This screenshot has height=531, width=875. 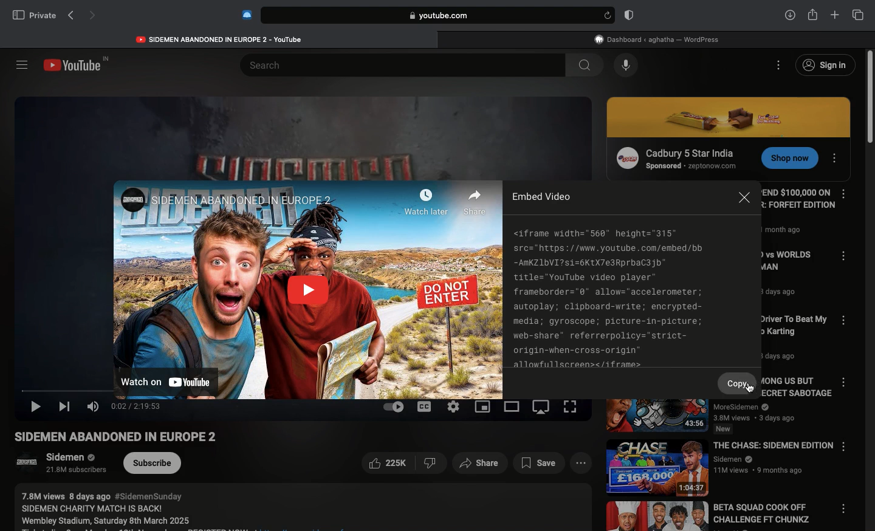 I want to click on Tabs, so click(x=858, y=15).